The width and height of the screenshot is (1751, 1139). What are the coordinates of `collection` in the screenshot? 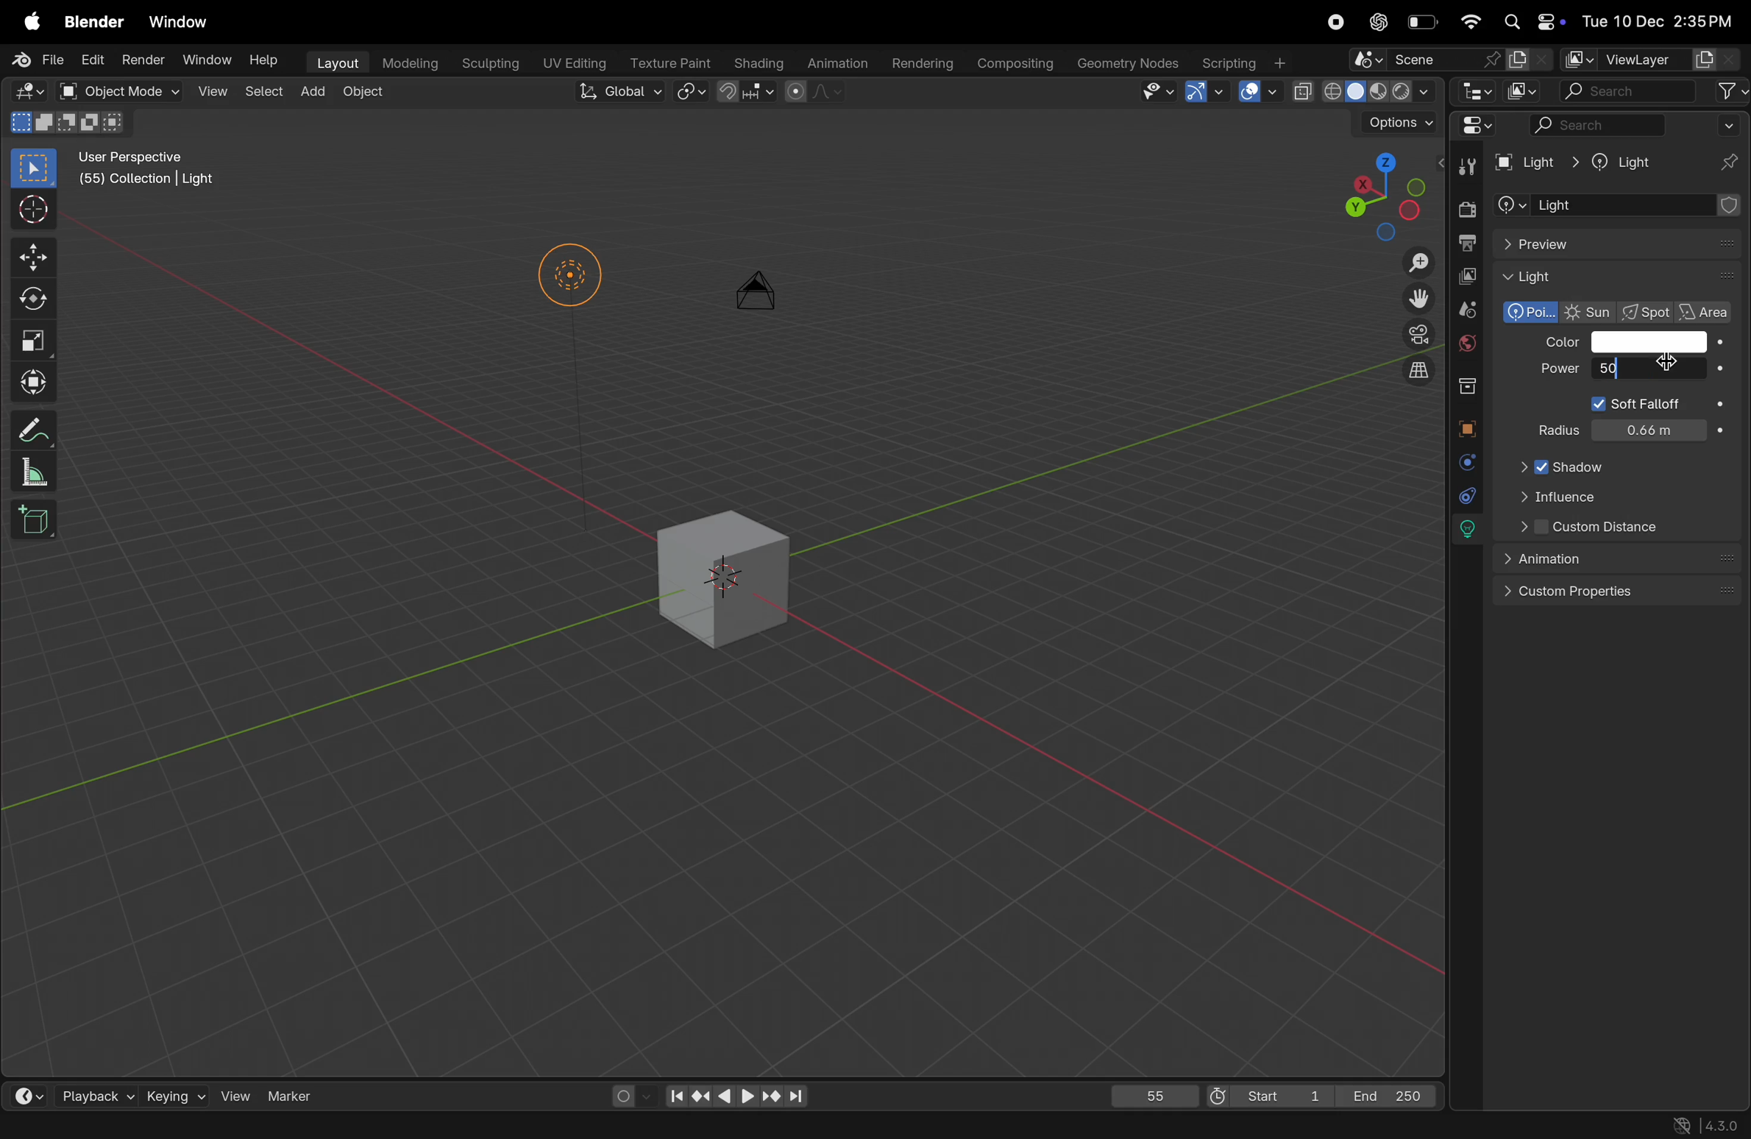 It's located at (1472, 386).